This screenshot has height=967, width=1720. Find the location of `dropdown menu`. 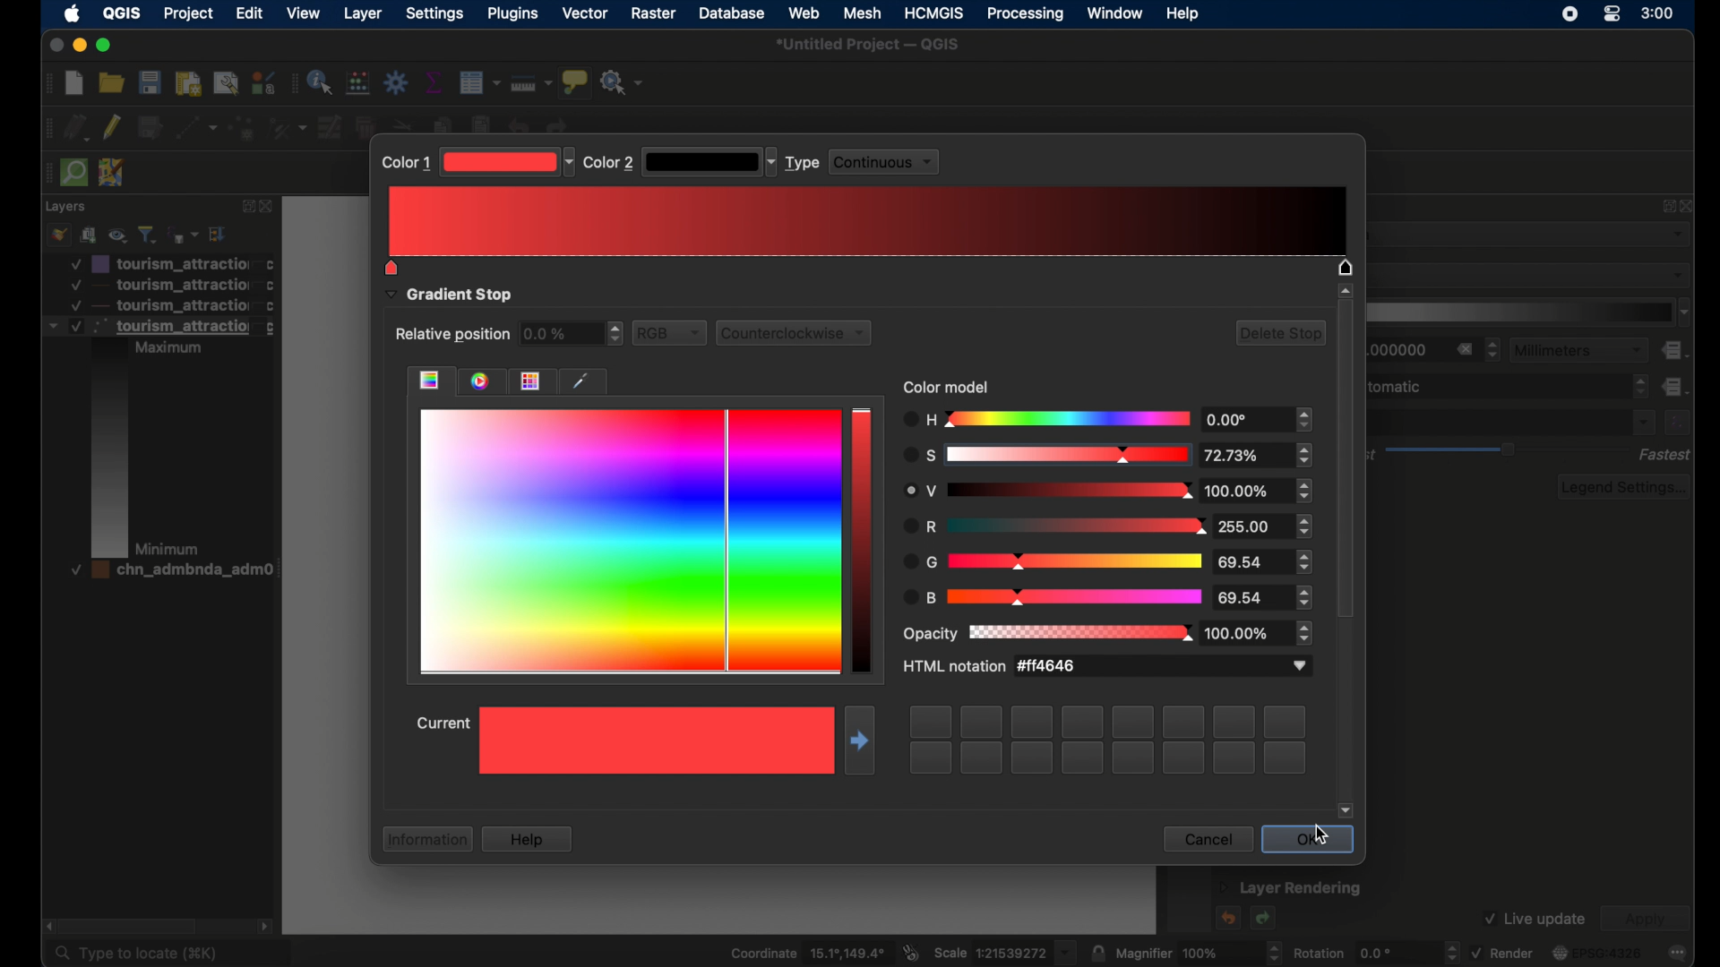

dropdown menu is located at coordinates (1642, 423).